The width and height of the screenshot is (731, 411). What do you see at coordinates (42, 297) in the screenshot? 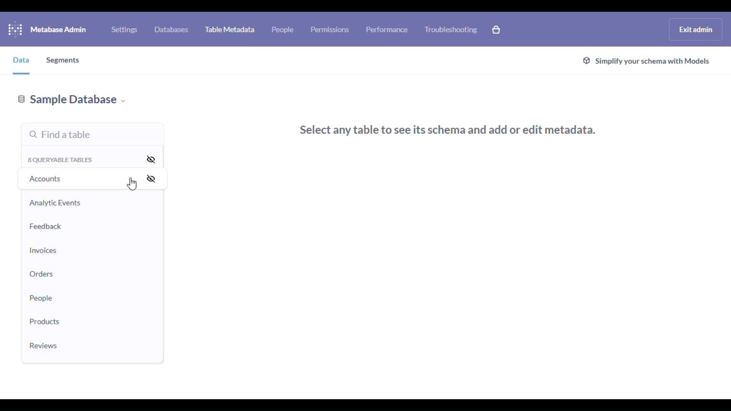
I see `people` at bounding box center [42, 297].